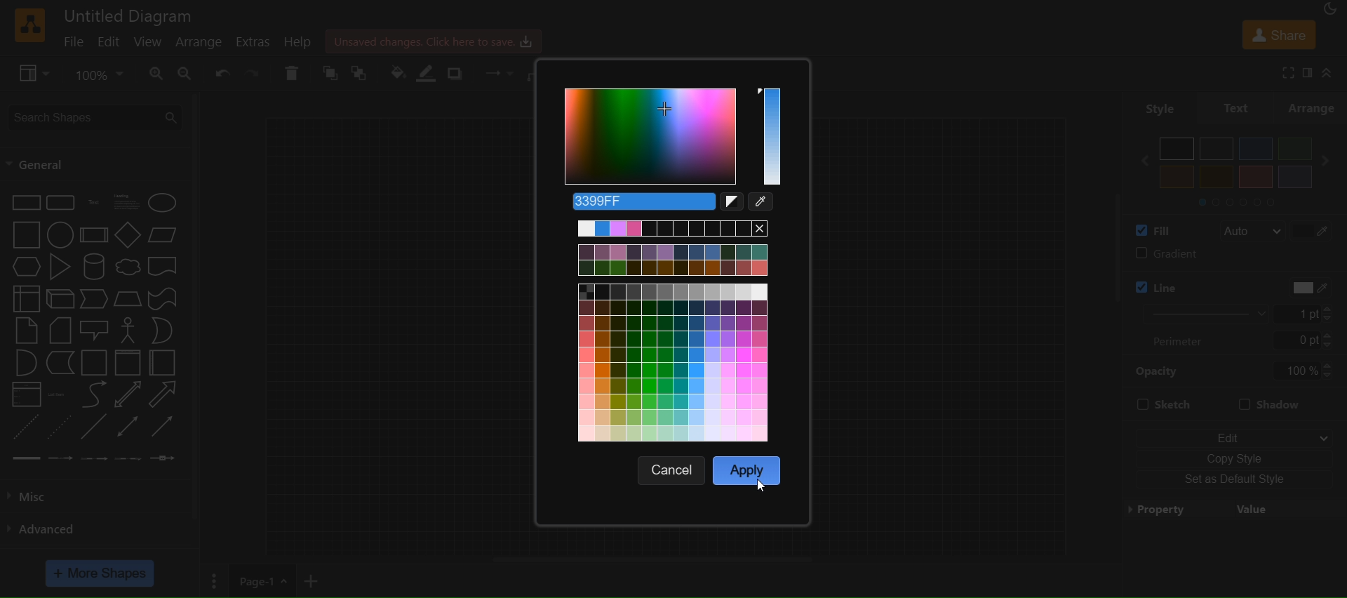 This screenshot has width=1347, height=598. Describe the element at coordinates (62, 363) in the screenshot. I see `data storage` at that location.